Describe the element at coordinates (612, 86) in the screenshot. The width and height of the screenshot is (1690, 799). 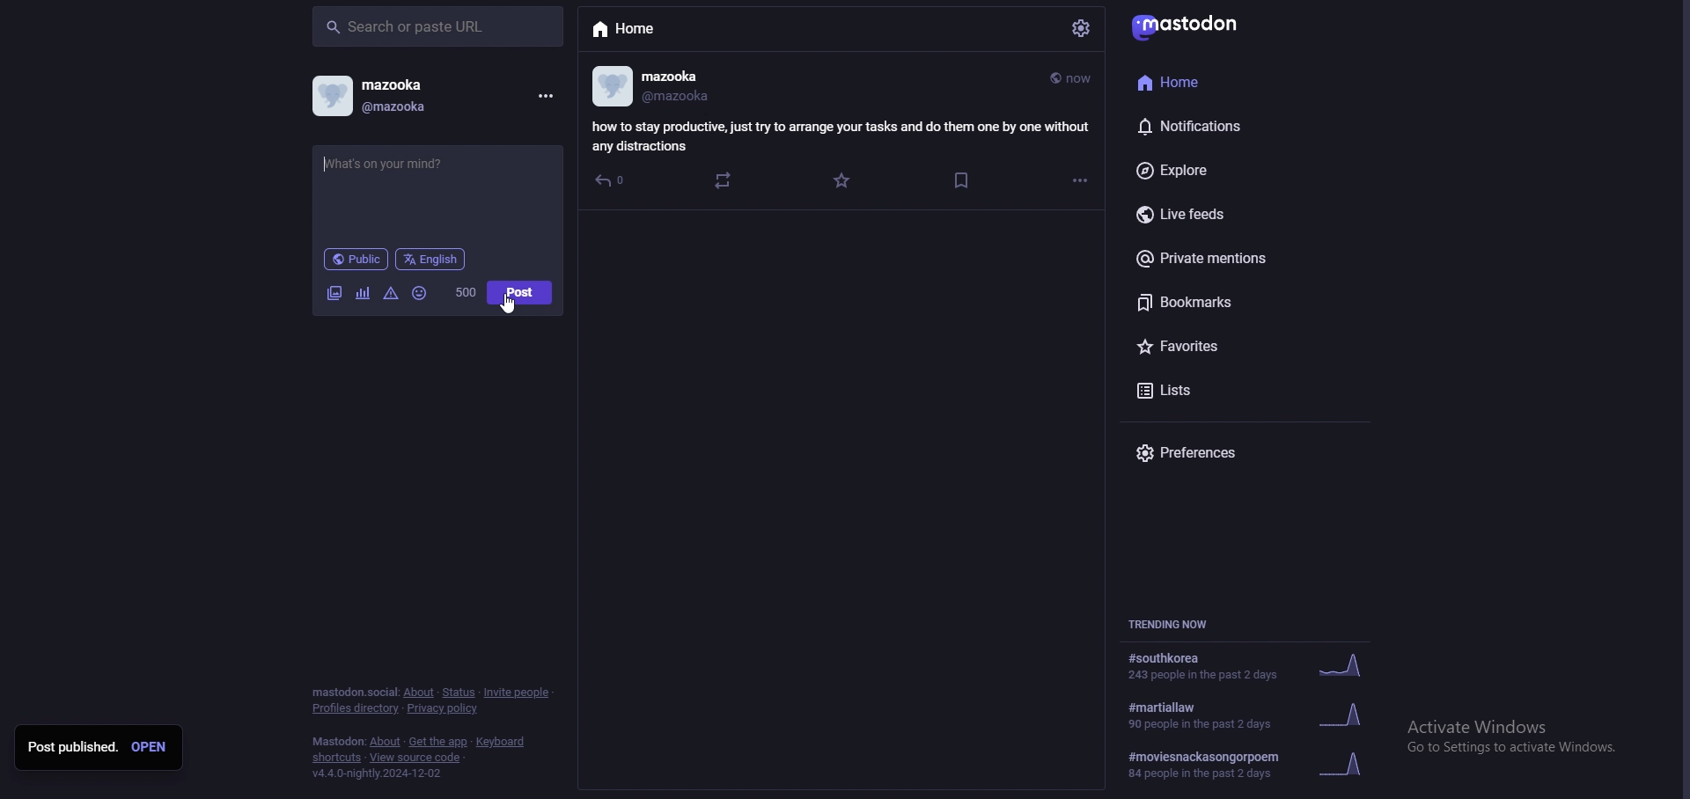
I see `profile` at that location.